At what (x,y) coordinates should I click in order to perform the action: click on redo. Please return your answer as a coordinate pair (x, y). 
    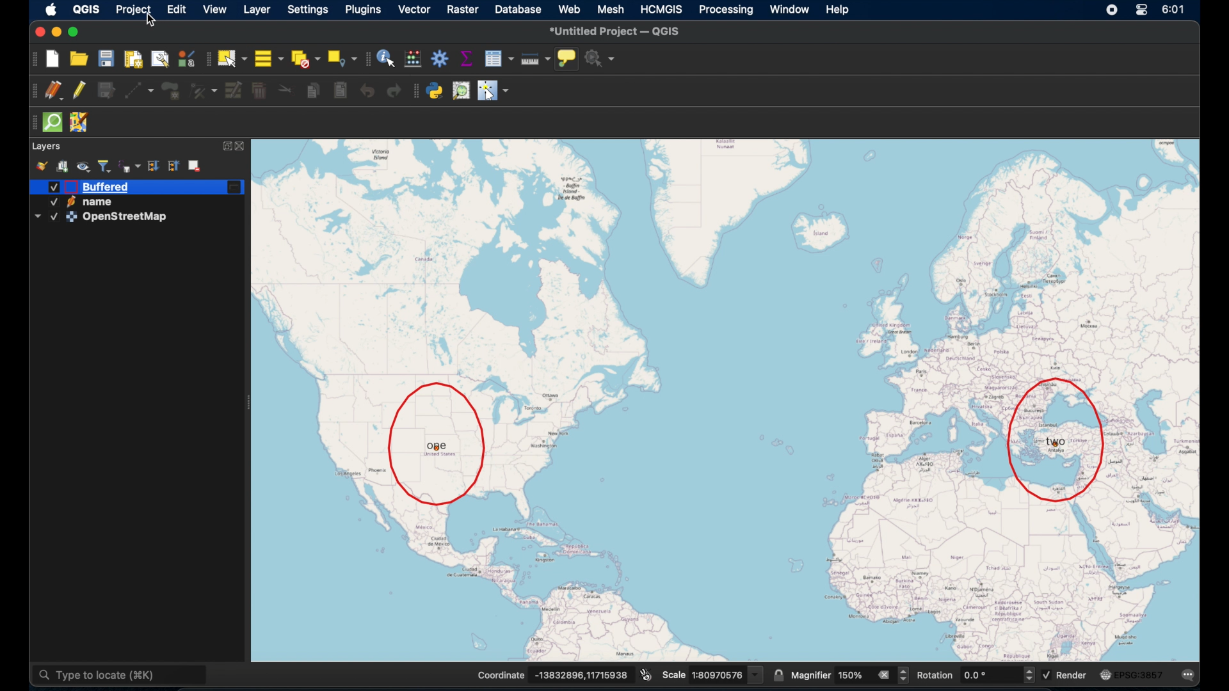
    Looking at the image, I should click on (394, 91).